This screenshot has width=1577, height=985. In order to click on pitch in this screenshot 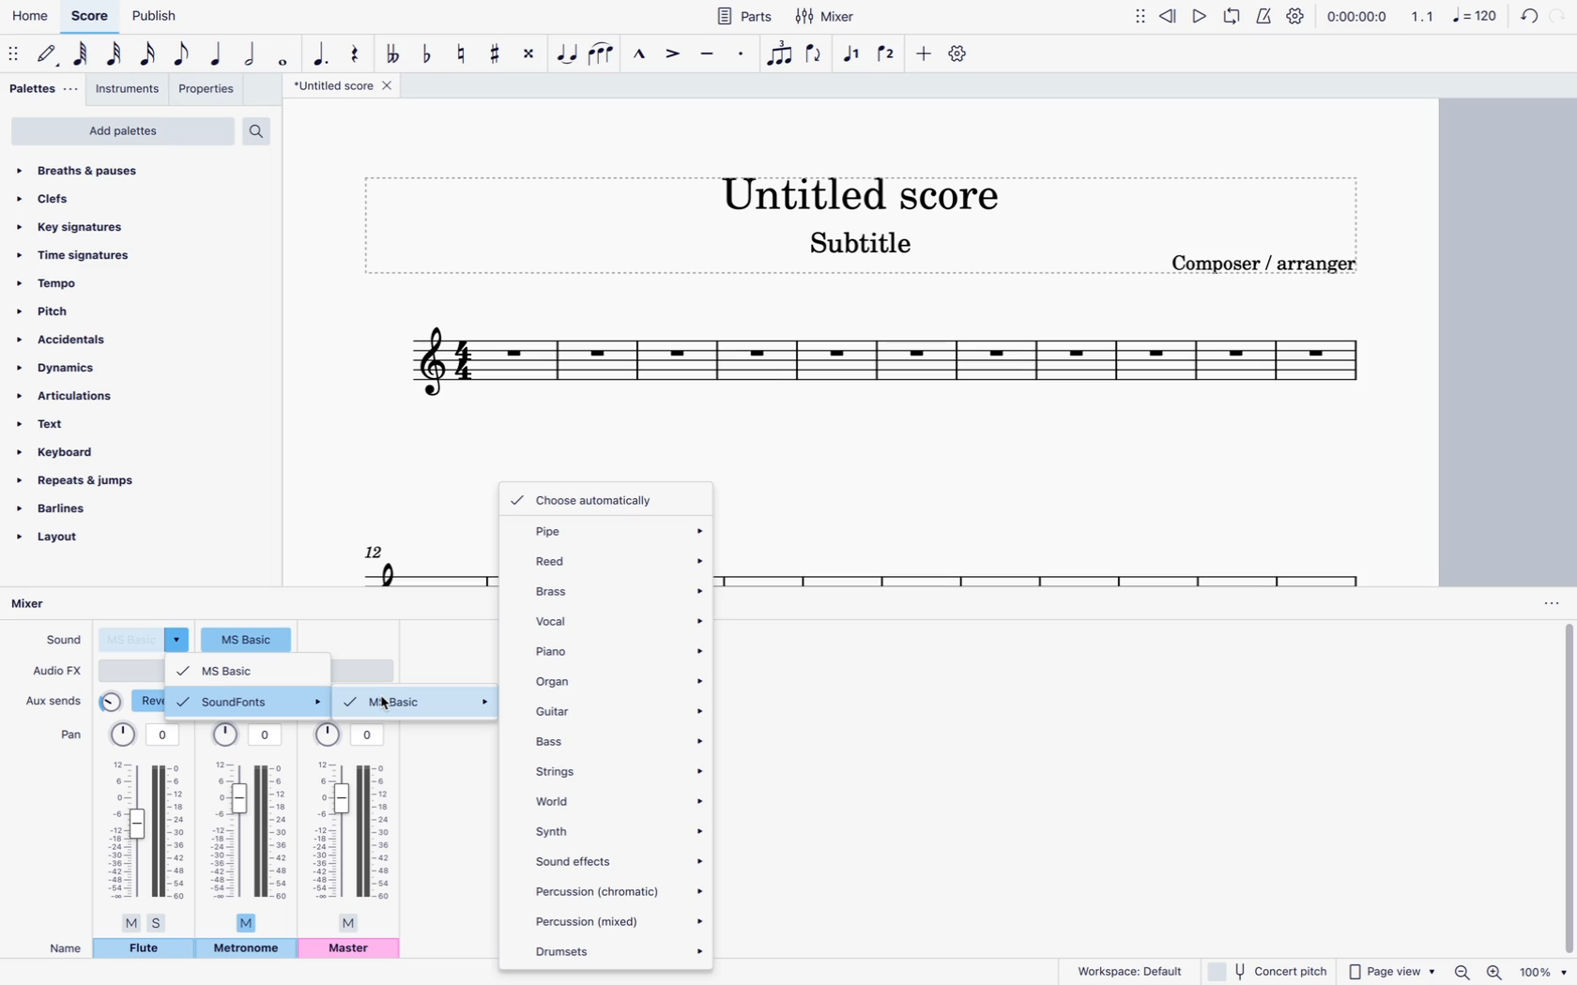, I will do `click(86, 310)`.